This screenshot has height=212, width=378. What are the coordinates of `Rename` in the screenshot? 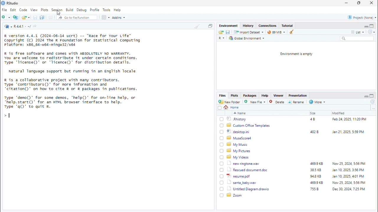 It's located at (296, 102).